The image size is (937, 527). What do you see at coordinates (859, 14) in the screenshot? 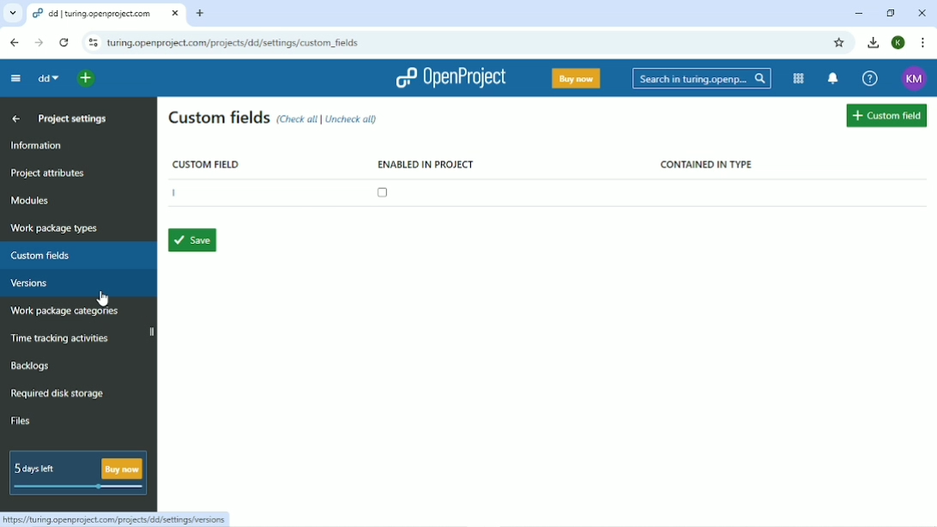
I see `Minimize` at bounding box center [859, 14].